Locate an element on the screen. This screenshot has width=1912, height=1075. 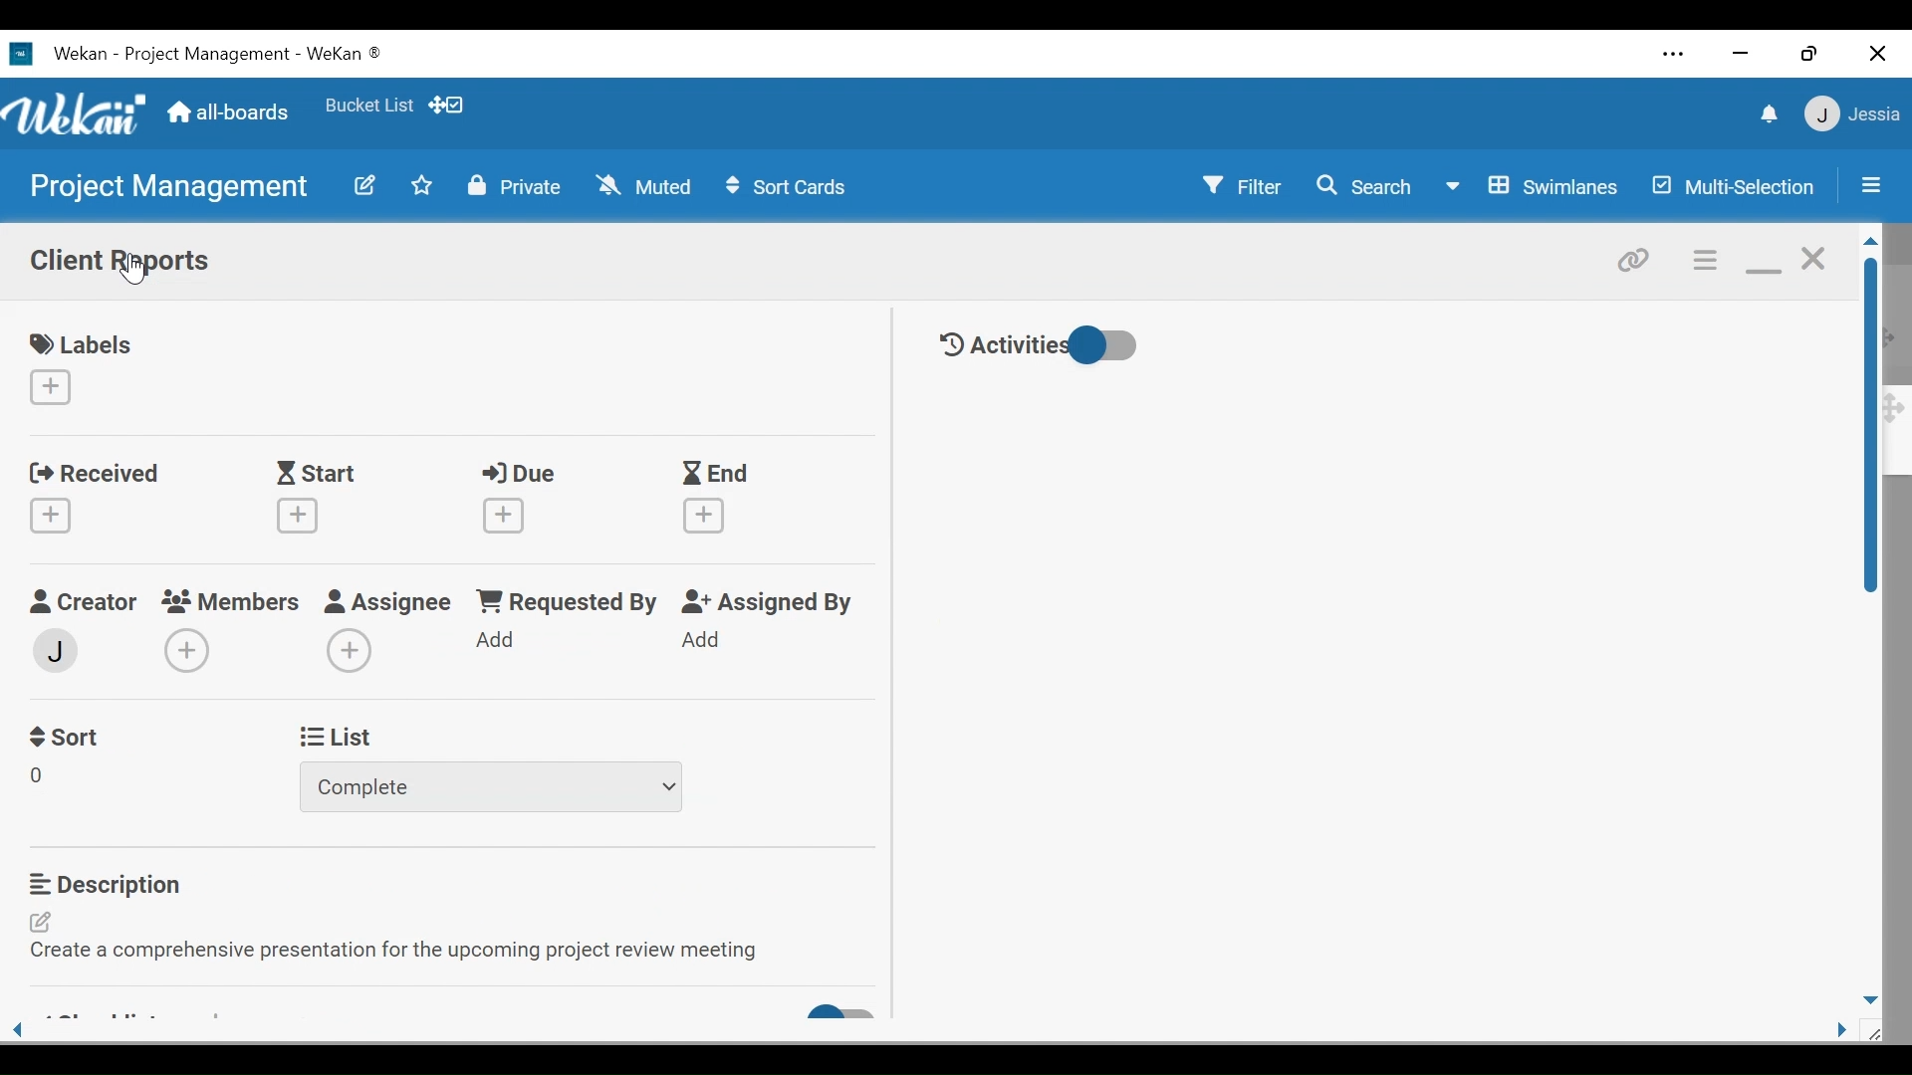
Close is located at coordinates (1874, 52).